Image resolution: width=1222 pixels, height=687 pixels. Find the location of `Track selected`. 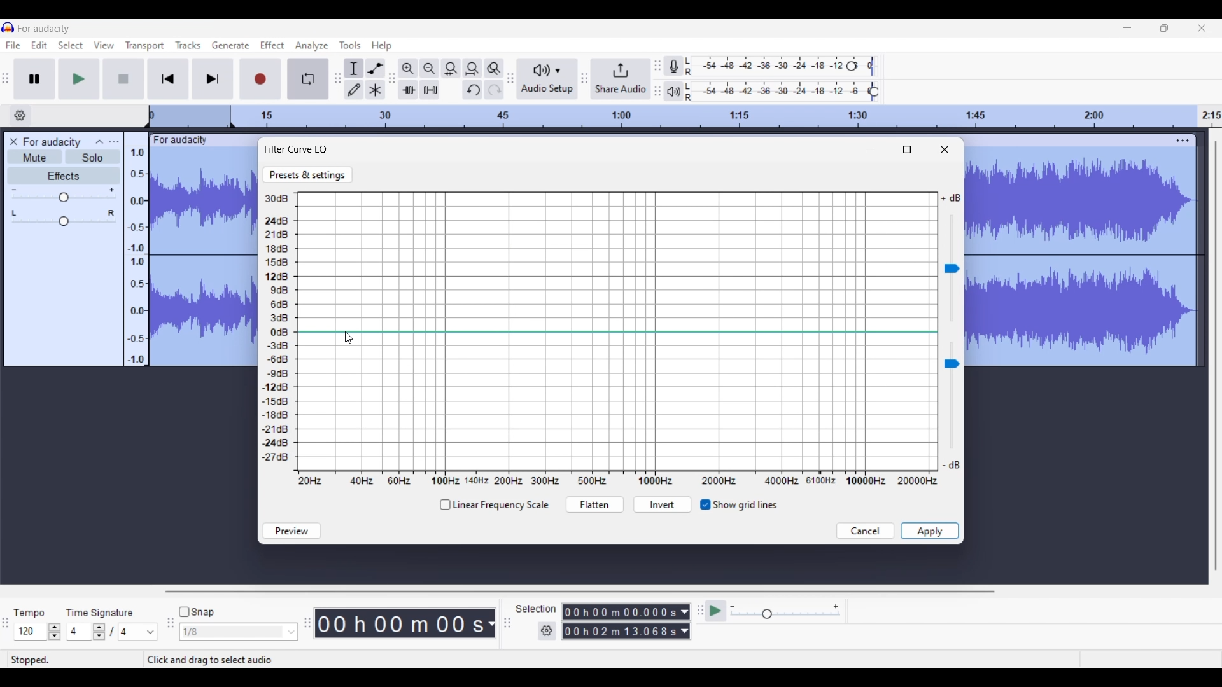

Track selected is located at coordinates (204, 258).